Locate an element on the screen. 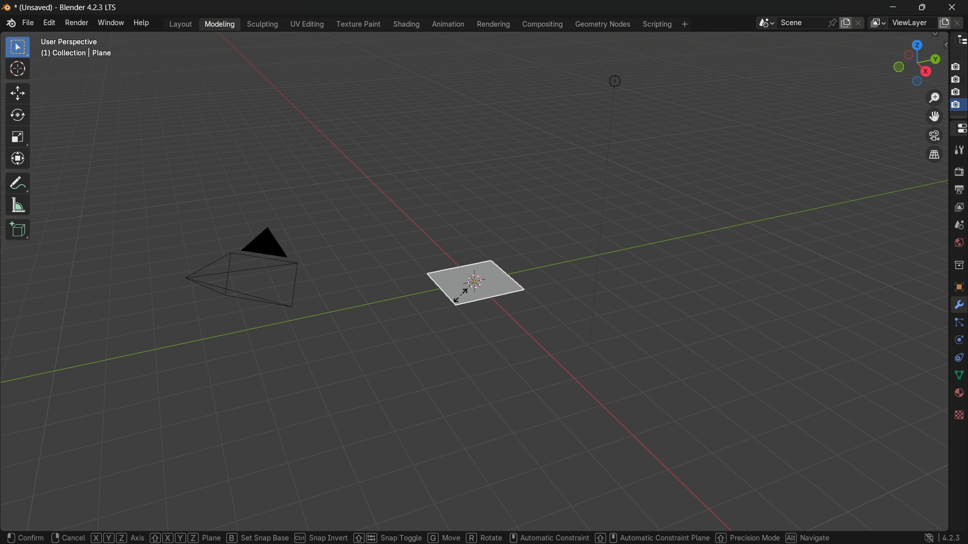 The image size is (968, 544). pin scene to workplace is located at coordinates (832, 24).